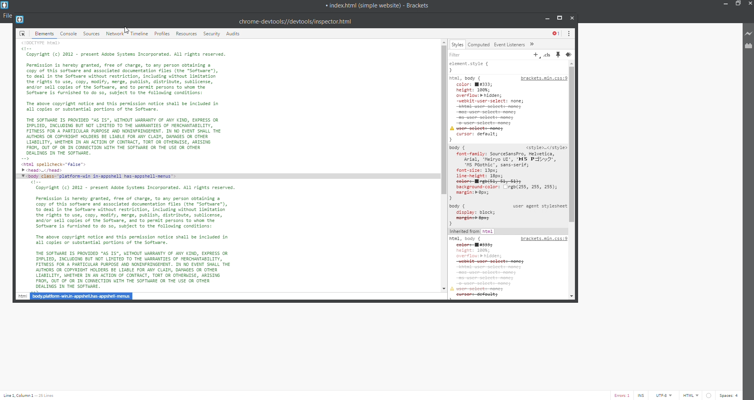 The width and height of the screenshot is (754, 400). Describe the element at coordinates (354, 4) in the screenshot. I see `title bar` at that location.